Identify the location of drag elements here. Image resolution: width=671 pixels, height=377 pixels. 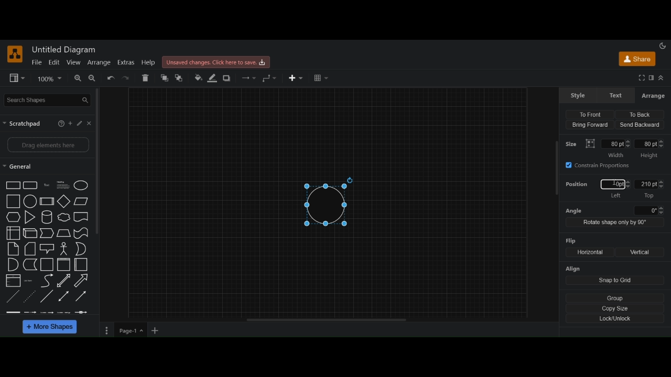
(48, 146).